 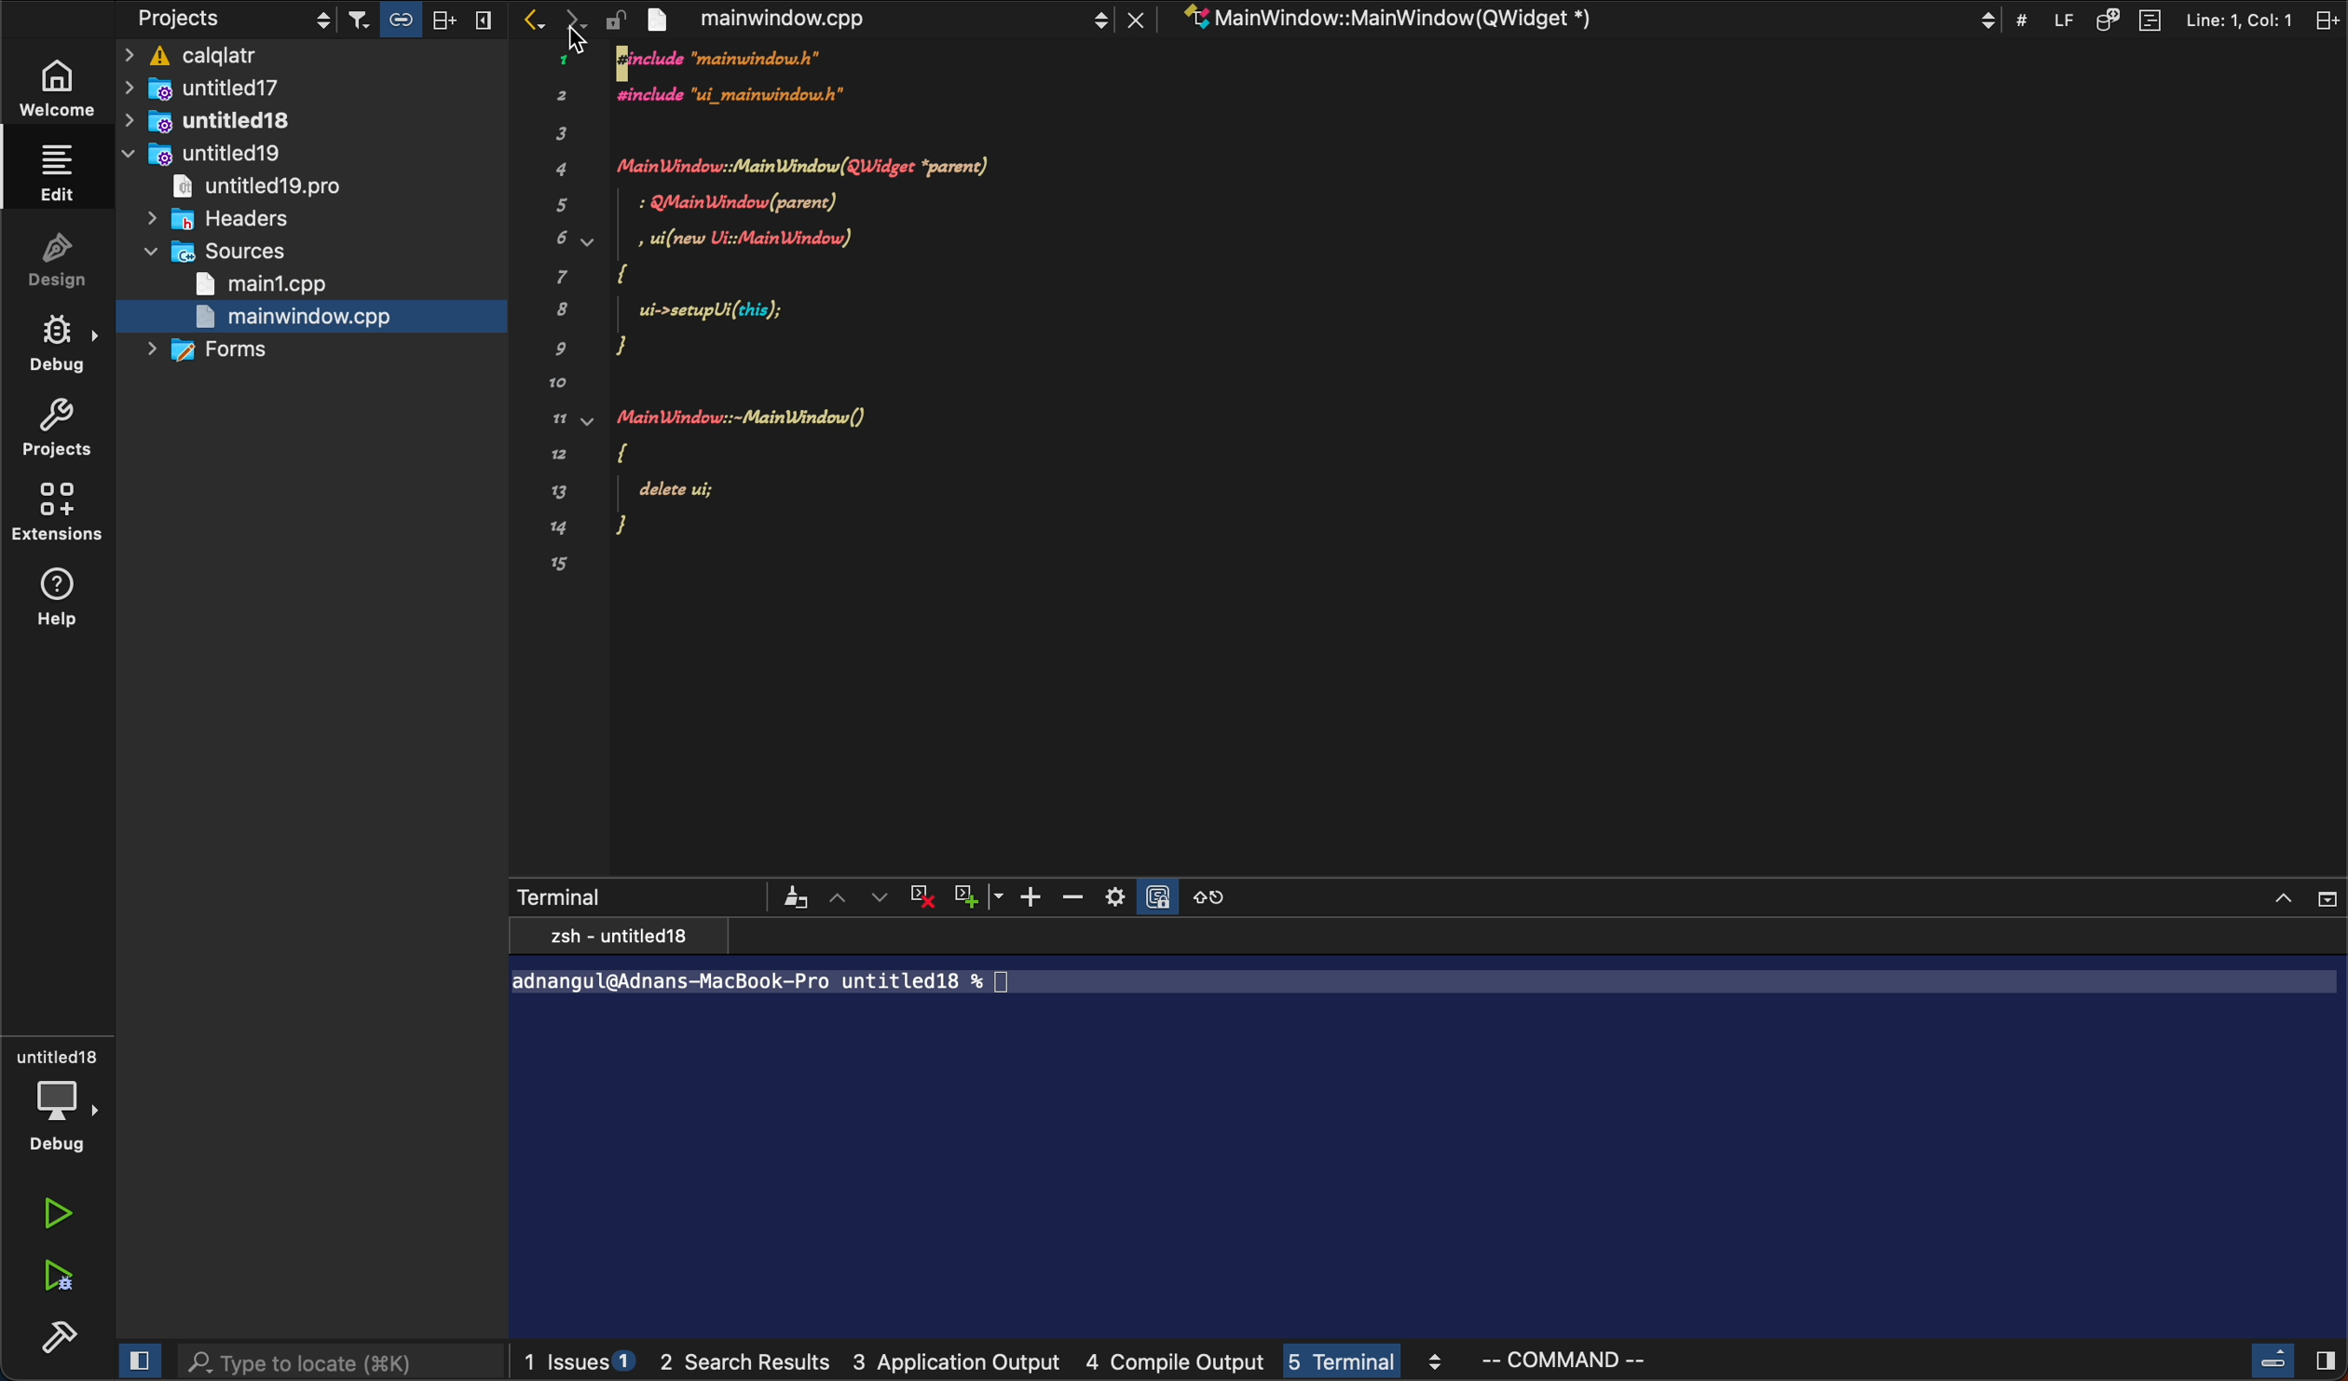 I want to click on projects, so click(x=63, y=425).